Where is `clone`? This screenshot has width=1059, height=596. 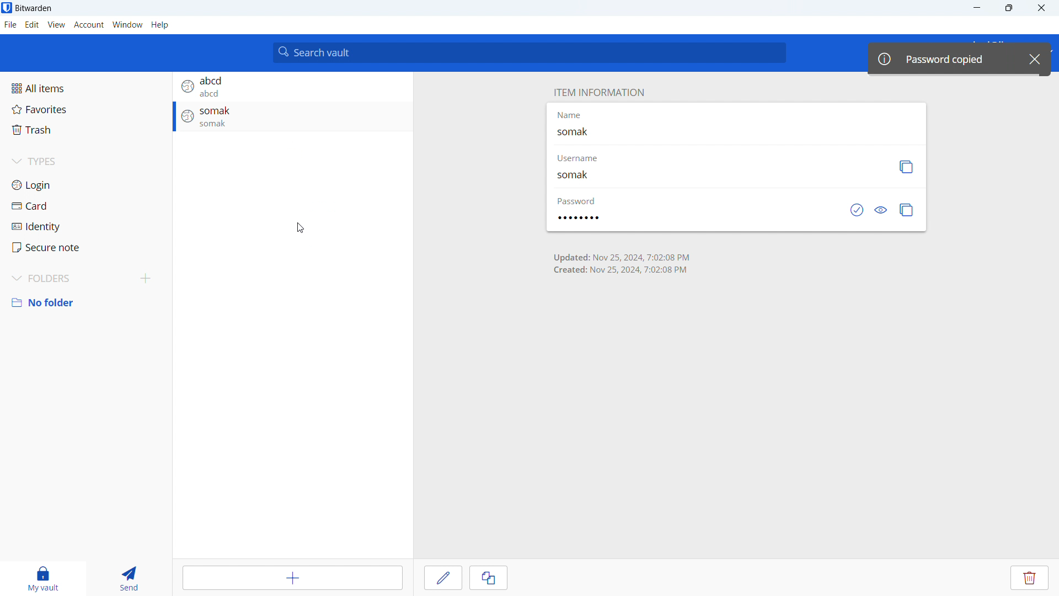
clone is located at coordinates (489, 578).